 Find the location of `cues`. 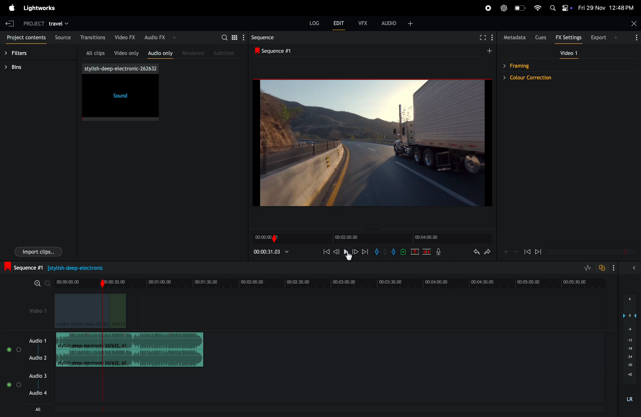

cues is located at coordinates (542, 37).